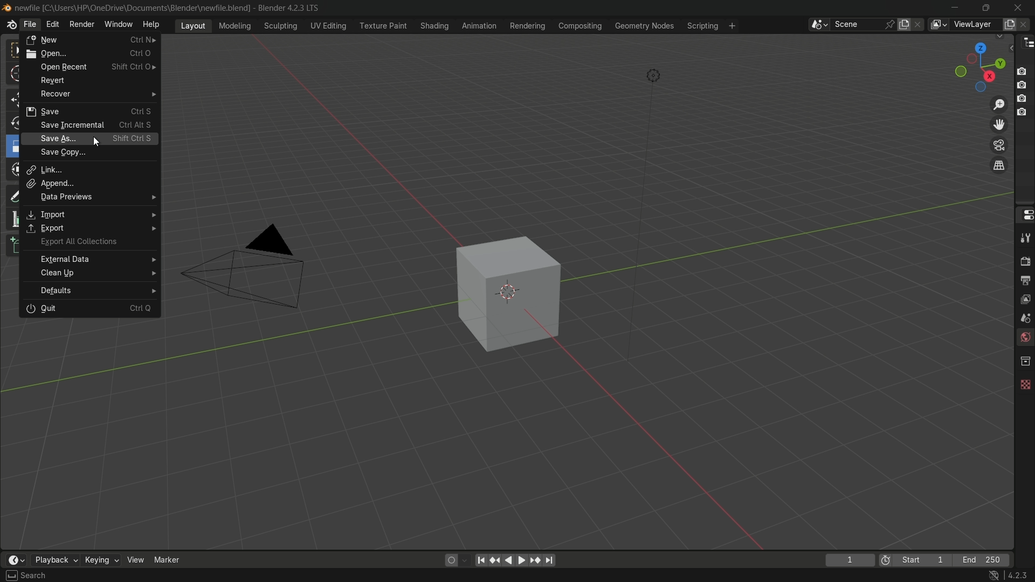 Image resolution: width=1035 pixels, height=582 pixels. Describe the element at coordinates (154, 24) in the screenshot. I see `help menu` at that location.